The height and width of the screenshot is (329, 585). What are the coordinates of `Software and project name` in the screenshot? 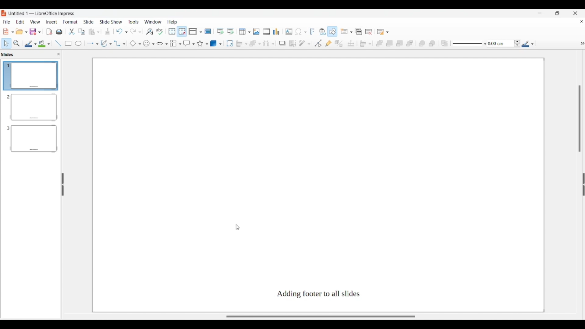 It's located at (42, 14).